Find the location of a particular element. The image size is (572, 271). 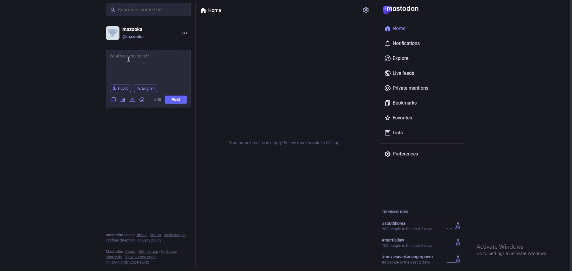

trending is located at coordinates (423, 258).